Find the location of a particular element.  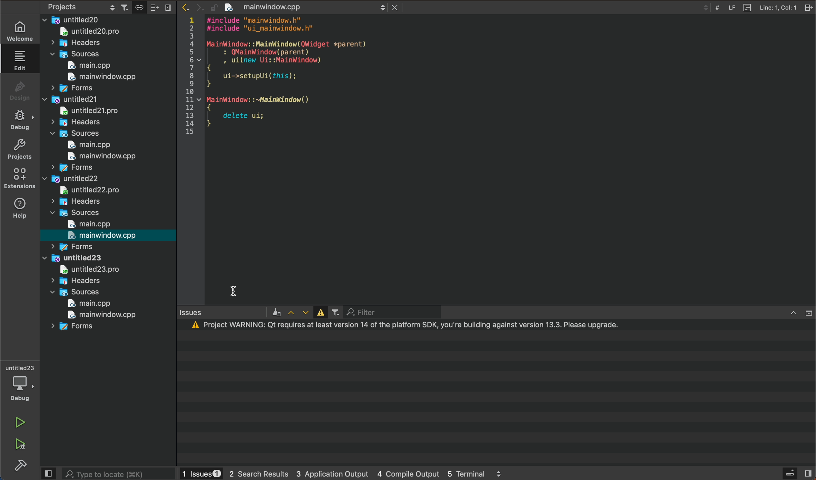

sources is located at coordinates (73, 134).